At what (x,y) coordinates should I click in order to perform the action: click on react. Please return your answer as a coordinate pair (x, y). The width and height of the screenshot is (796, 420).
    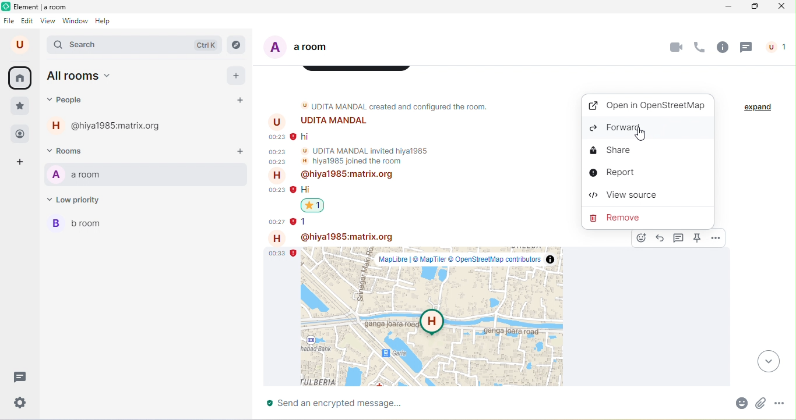
    Looking at the image, I should click on (640, 239).